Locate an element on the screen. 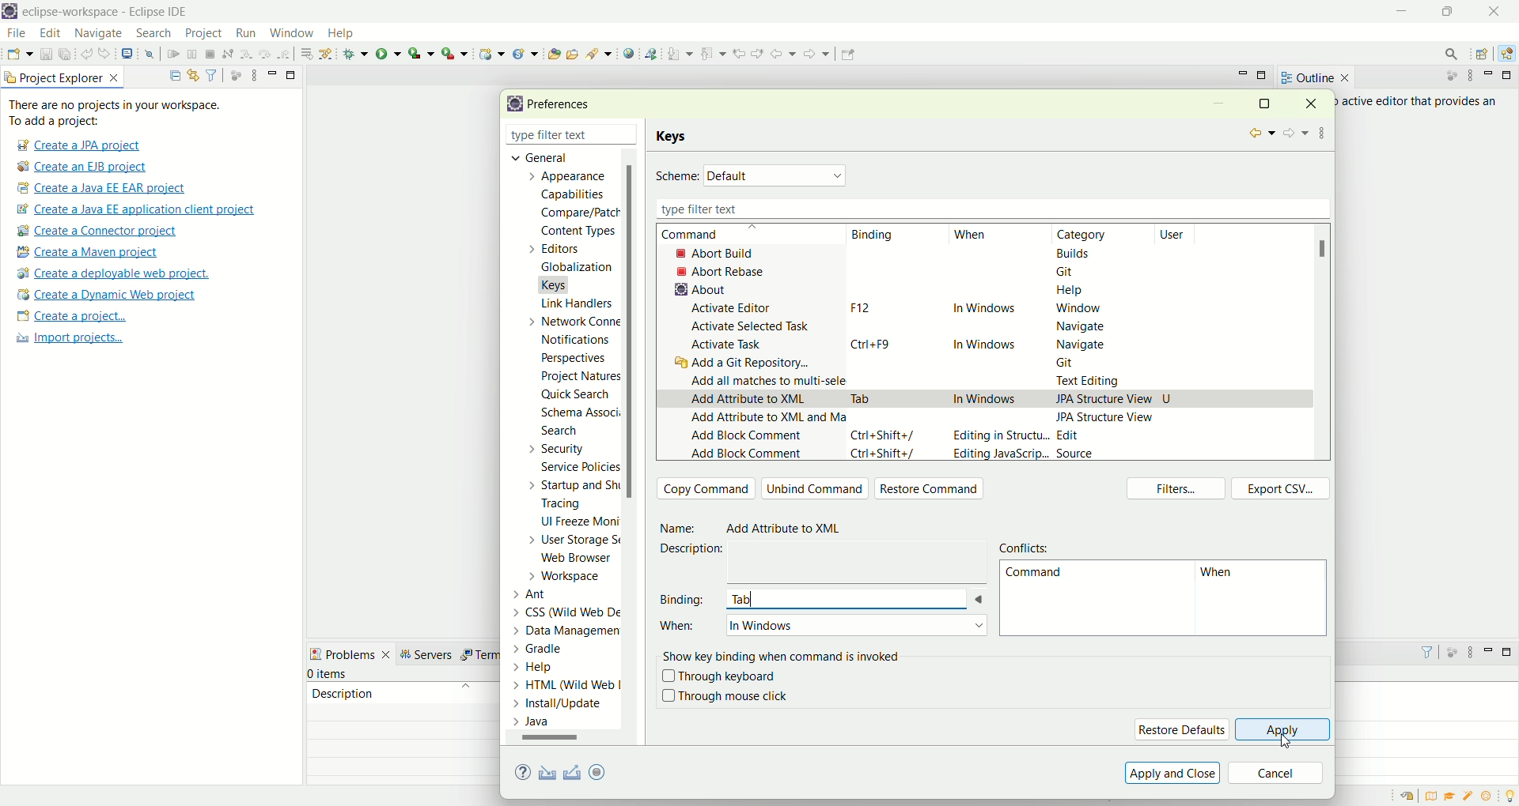  copy command is located at coordinates (706, 488).